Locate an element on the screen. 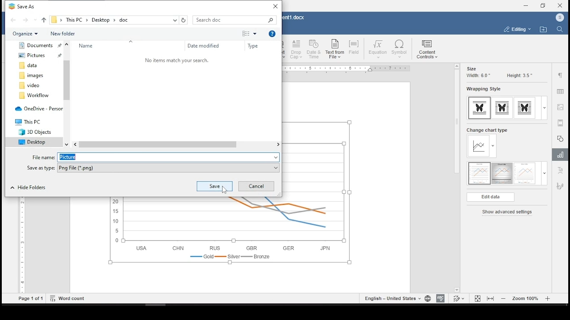 This screenshot has width=570, height=320. chart style 3 is located at coordinates (525, 174).